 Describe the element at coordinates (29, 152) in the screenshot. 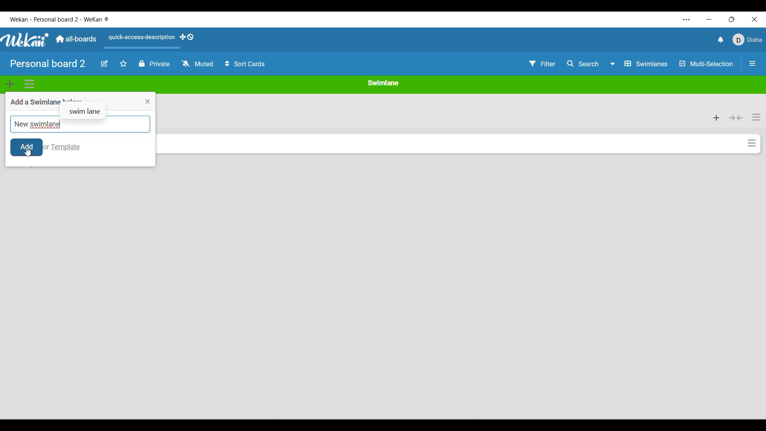

I see `cursor` at that location.